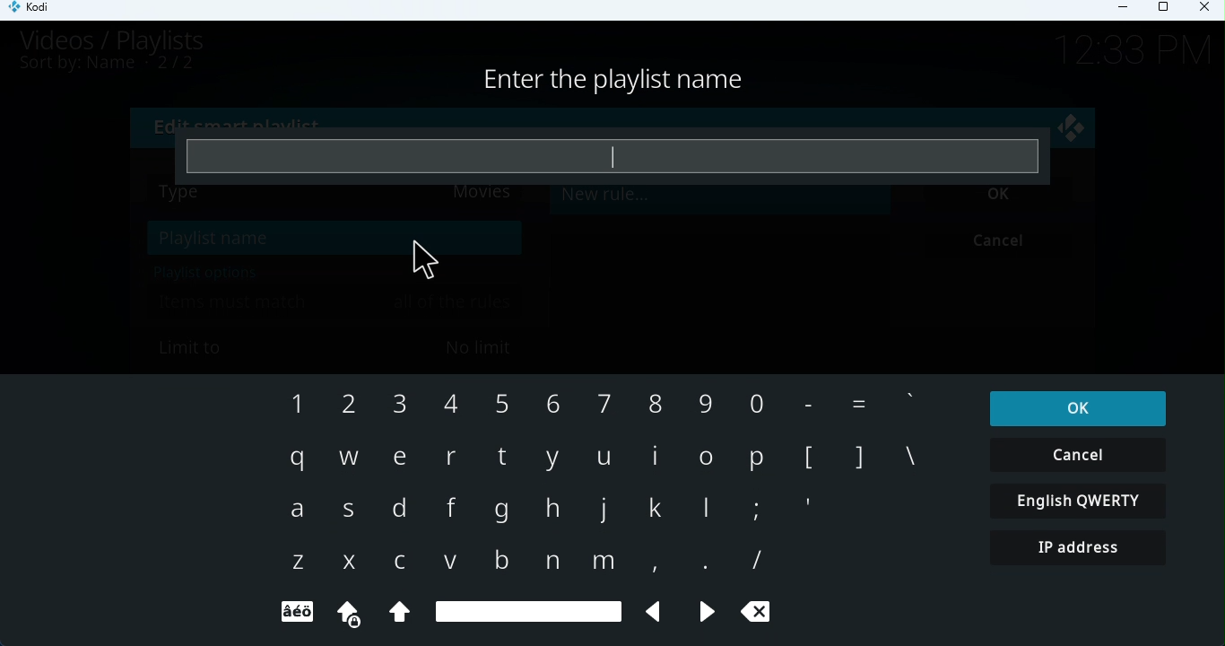 This screenshot has height=646, width=1225. What do you see at coordinates (606, 155) in the screenshot?
I see `Enter playlist name` at bounding box center [606, 155].